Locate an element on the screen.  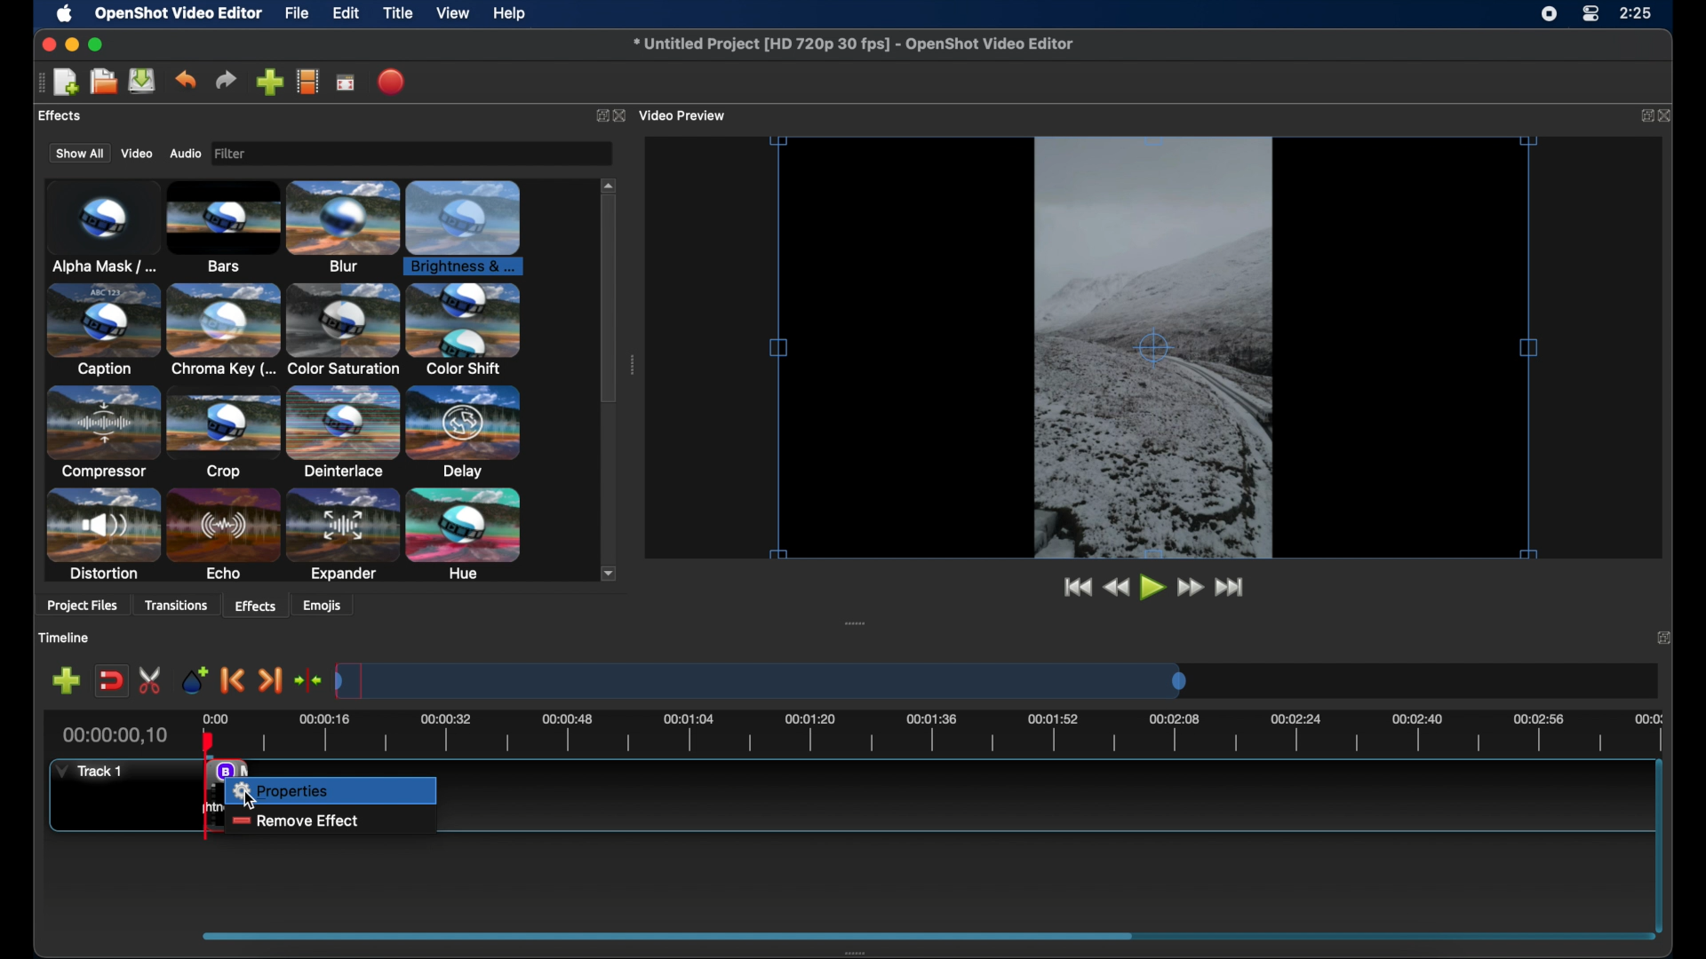
import files is located at coordinates (268, 82).